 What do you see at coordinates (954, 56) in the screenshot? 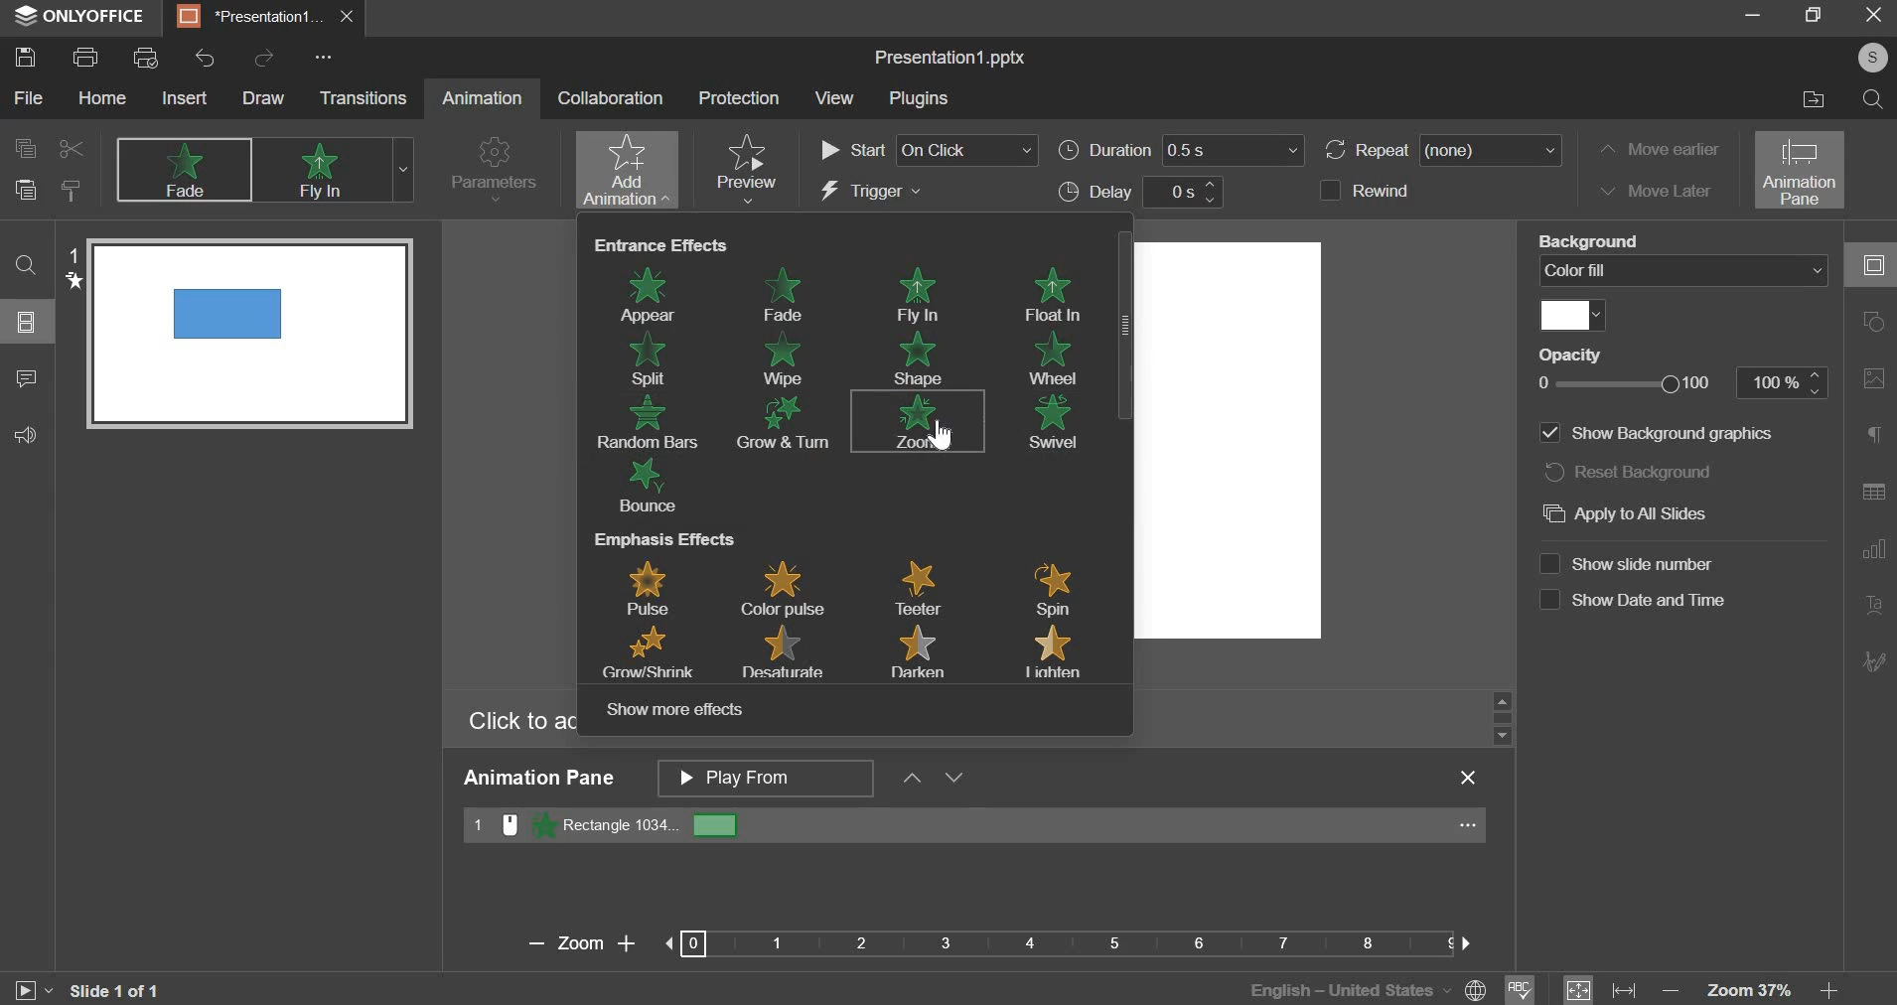
I see `Presentation1.pptx` at bounding box center [954, 56].